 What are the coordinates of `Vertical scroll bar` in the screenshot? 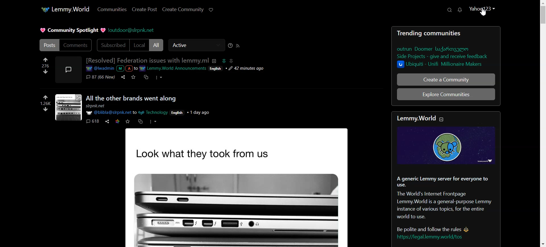 It's located at (543, 124).